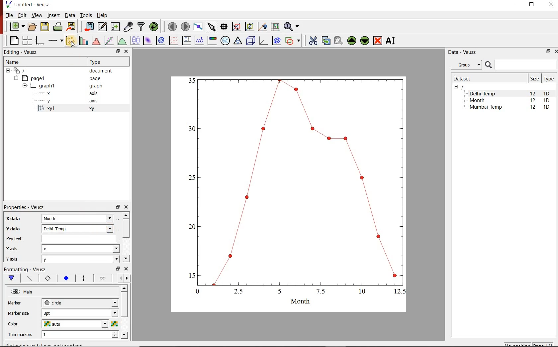 This screenshot has width=558, height=347. What do you see at coordinates (296, 189) in the screenshot?
I see `graph1` at bounding box center [296, 189].